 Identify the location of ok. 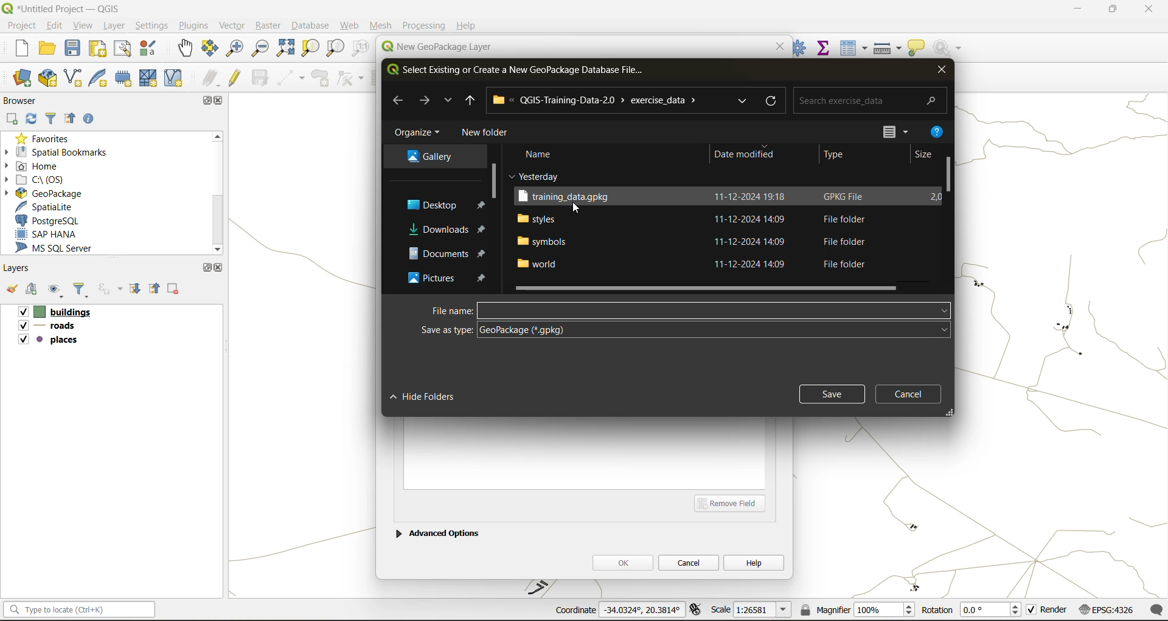
(622, 562).